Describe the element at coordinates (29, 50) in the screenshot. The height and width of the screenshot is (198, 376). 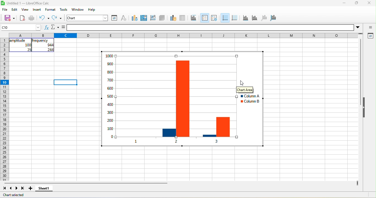
I see `25` at that location.